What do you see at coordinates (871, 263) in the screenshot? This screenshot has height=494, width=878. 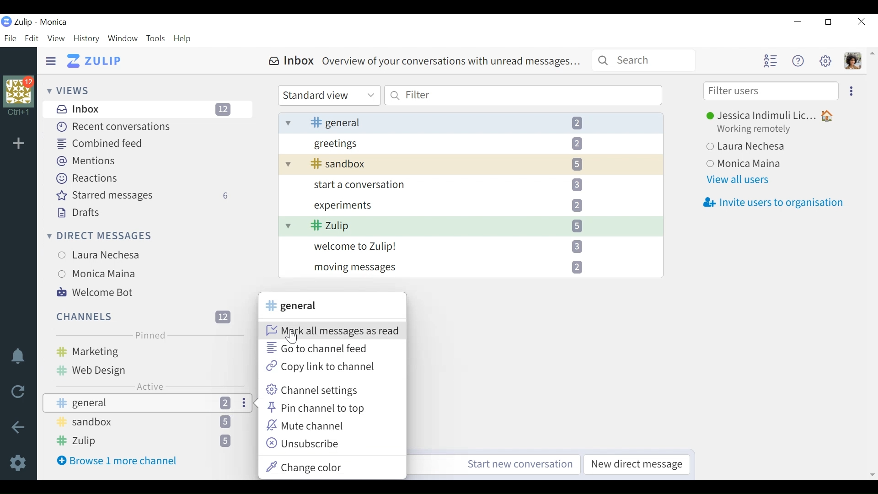 I see `Scrollbar` at bounding box center [871, 263].